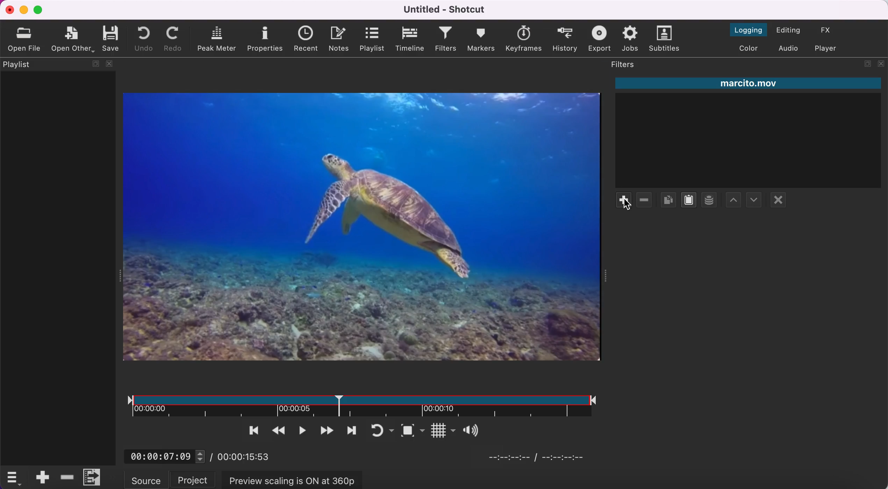 The image size is (888, 489). I want to click on switch to the effect layout, so click(833, 30).